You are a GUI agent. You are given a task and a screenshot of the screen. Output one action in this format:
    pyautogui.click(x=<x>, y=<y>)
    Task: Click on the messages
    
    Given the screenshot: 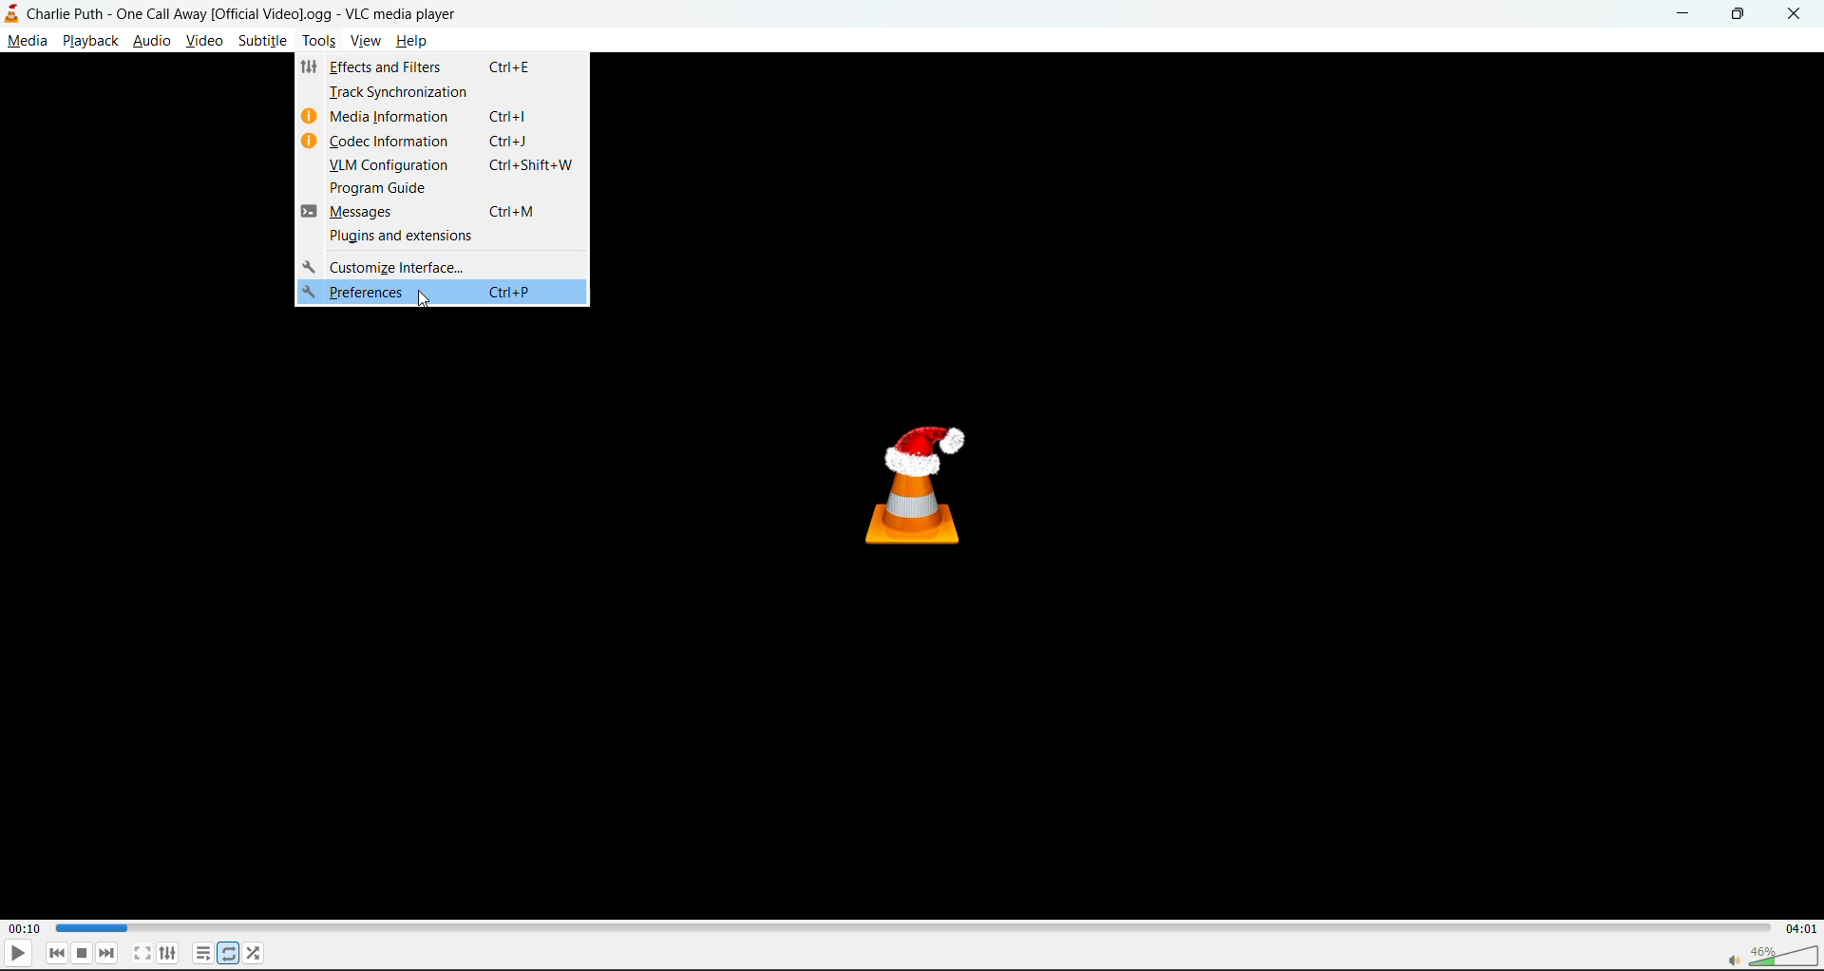 What is the action you would take?
    pyautogui.click(x=440, y=214)
    